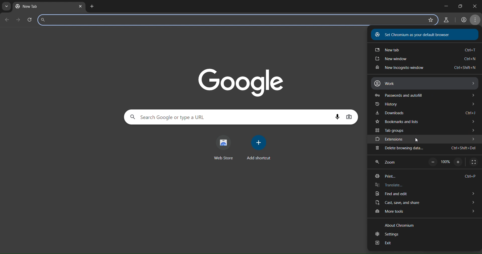 The image size is (482, 254). I want to click on zoom out, so click(432, 162).